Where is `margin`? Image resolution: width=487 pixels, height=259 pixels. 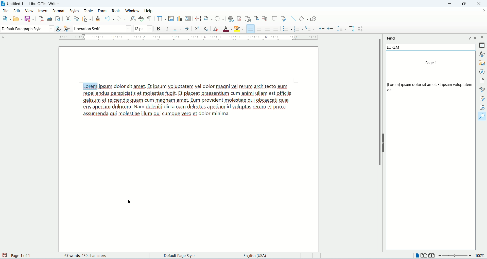
margin is located at coordinates (189, 38).